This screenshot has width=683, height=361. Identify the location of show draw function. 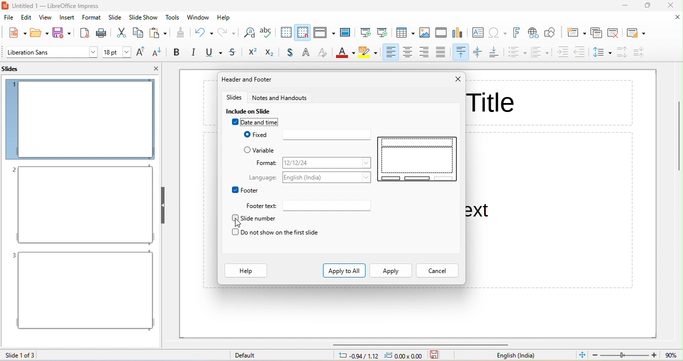
(552, 33).